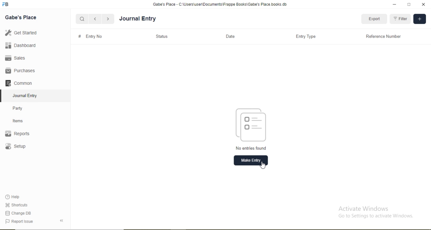 Image resolution: width=431 pixels, height=230 pixels. I want to click on Entry Type., so click(306, 36).